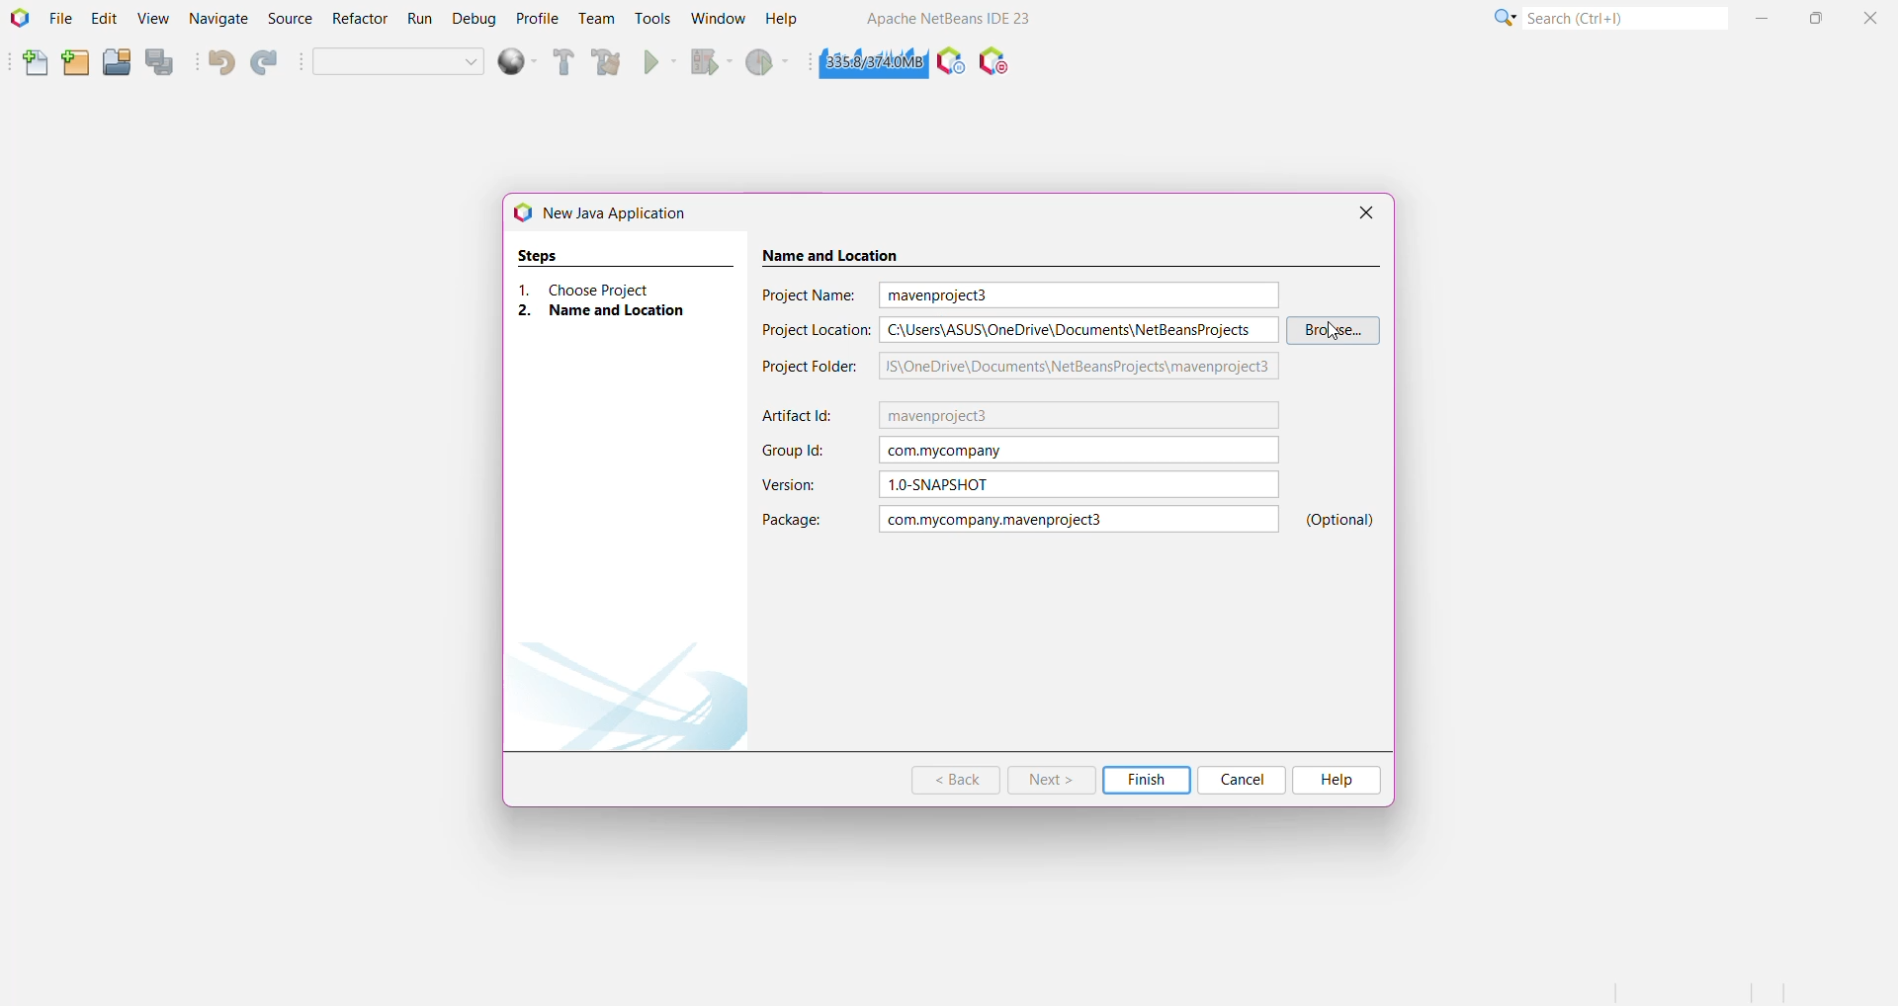 This screenshot has height=1006, width=1898. What do you see at coordinates (153, 21) in the screenshot?
I see `View` at bounding box center [153, 21].